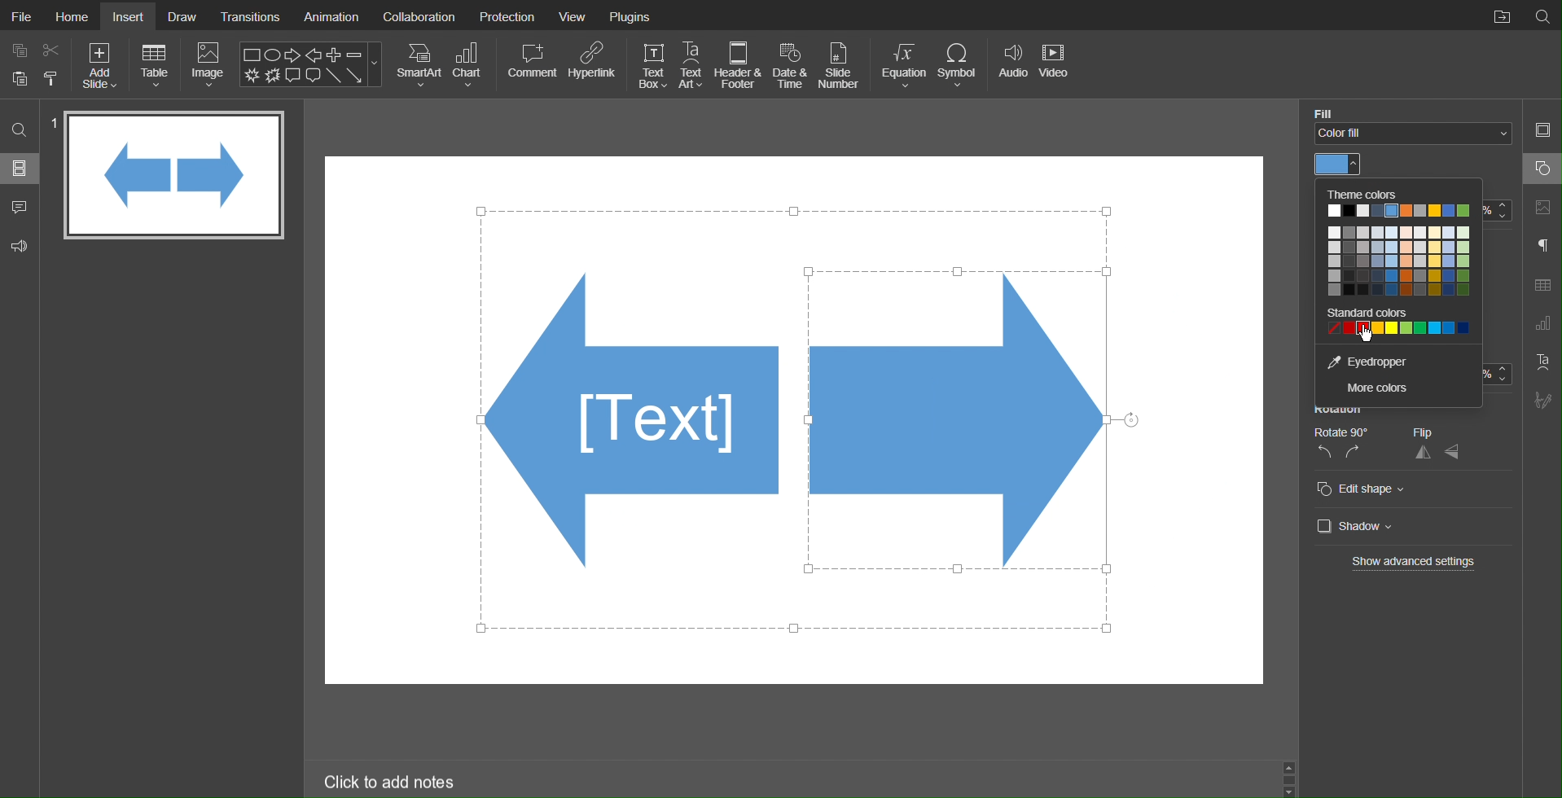 The image size is (1562, 798). What do you see at coordinates (692, 64) in the screenshot?
I see `Text Art` at bounding box center [692, 64].